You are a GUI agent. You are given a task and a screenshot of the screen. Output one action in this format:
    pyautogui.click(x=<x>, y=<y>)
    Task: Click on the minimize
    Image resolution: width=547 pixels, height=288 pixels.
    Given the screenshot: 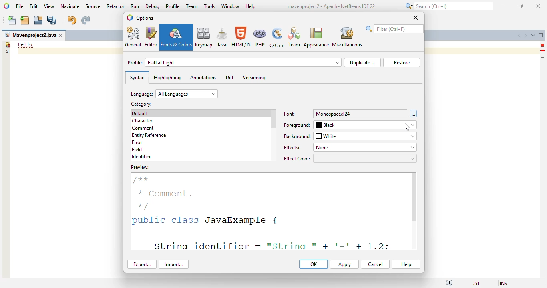 What is the action you would take?
    pyautogui.click(x=504, y=6)
    